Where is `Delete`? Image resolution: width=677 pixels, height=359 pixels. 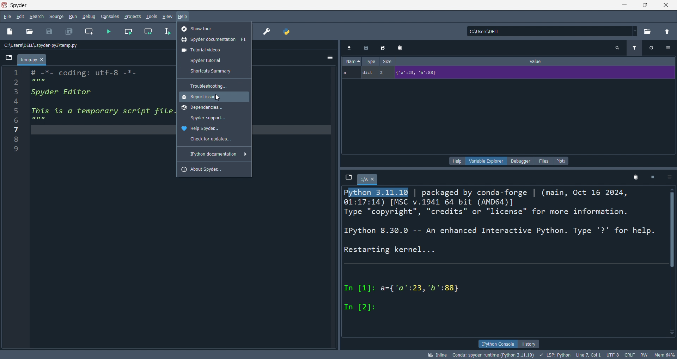 Delete is located at coordinates (636, 177).